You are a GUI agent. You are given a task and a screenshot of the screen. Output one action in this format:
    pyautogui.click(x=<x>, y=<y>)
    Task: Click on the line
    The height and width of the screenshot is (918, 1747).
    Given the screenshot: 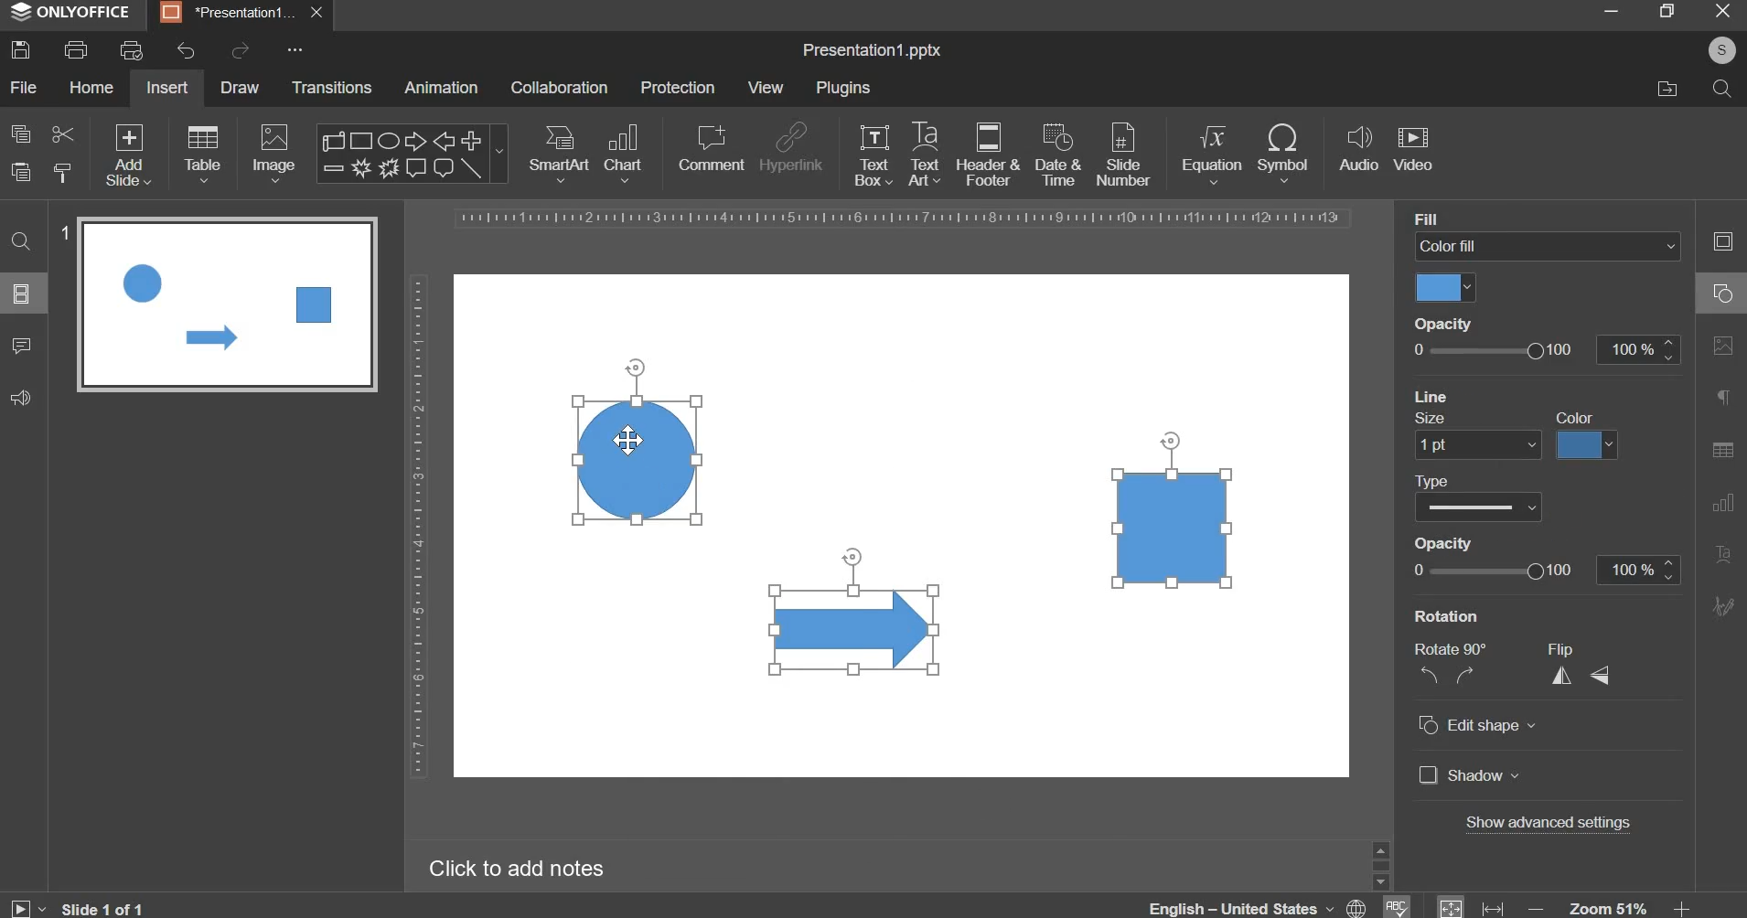 What is the action you would take?
    pyautogui.click(x=1432, y=393)
    